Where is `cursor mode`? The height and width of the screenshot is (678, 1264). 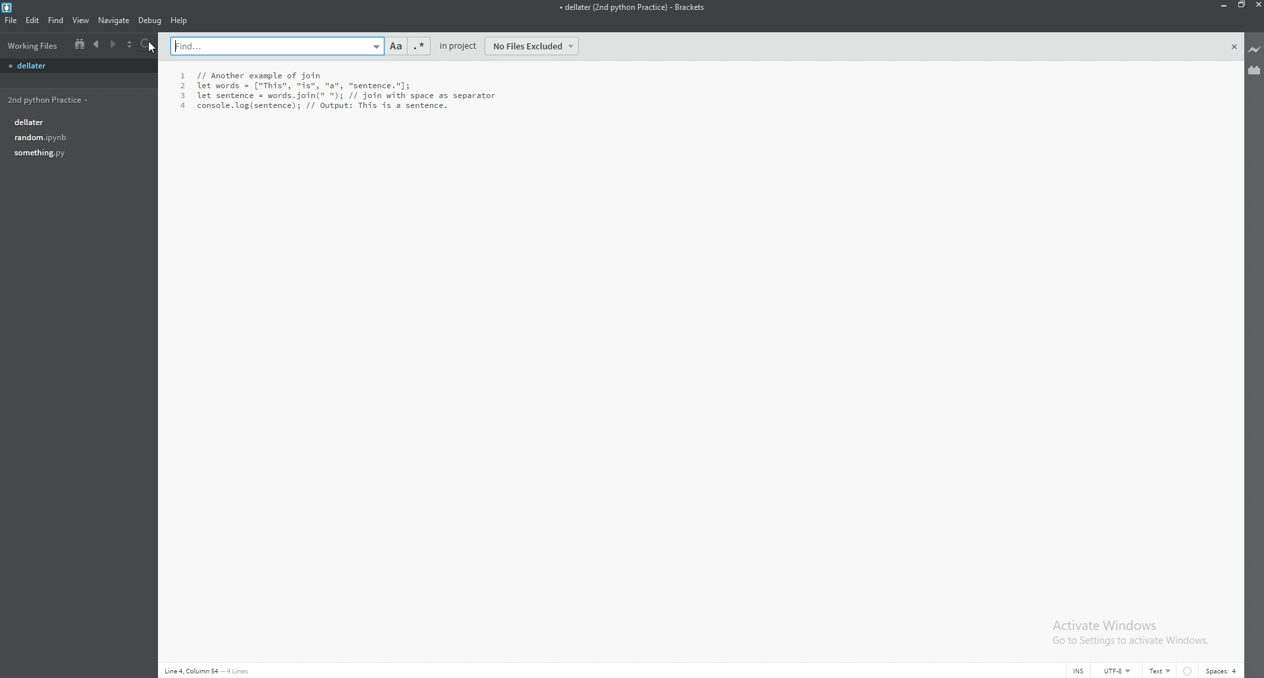 cursor mode is located at coordinates (1078, 671).